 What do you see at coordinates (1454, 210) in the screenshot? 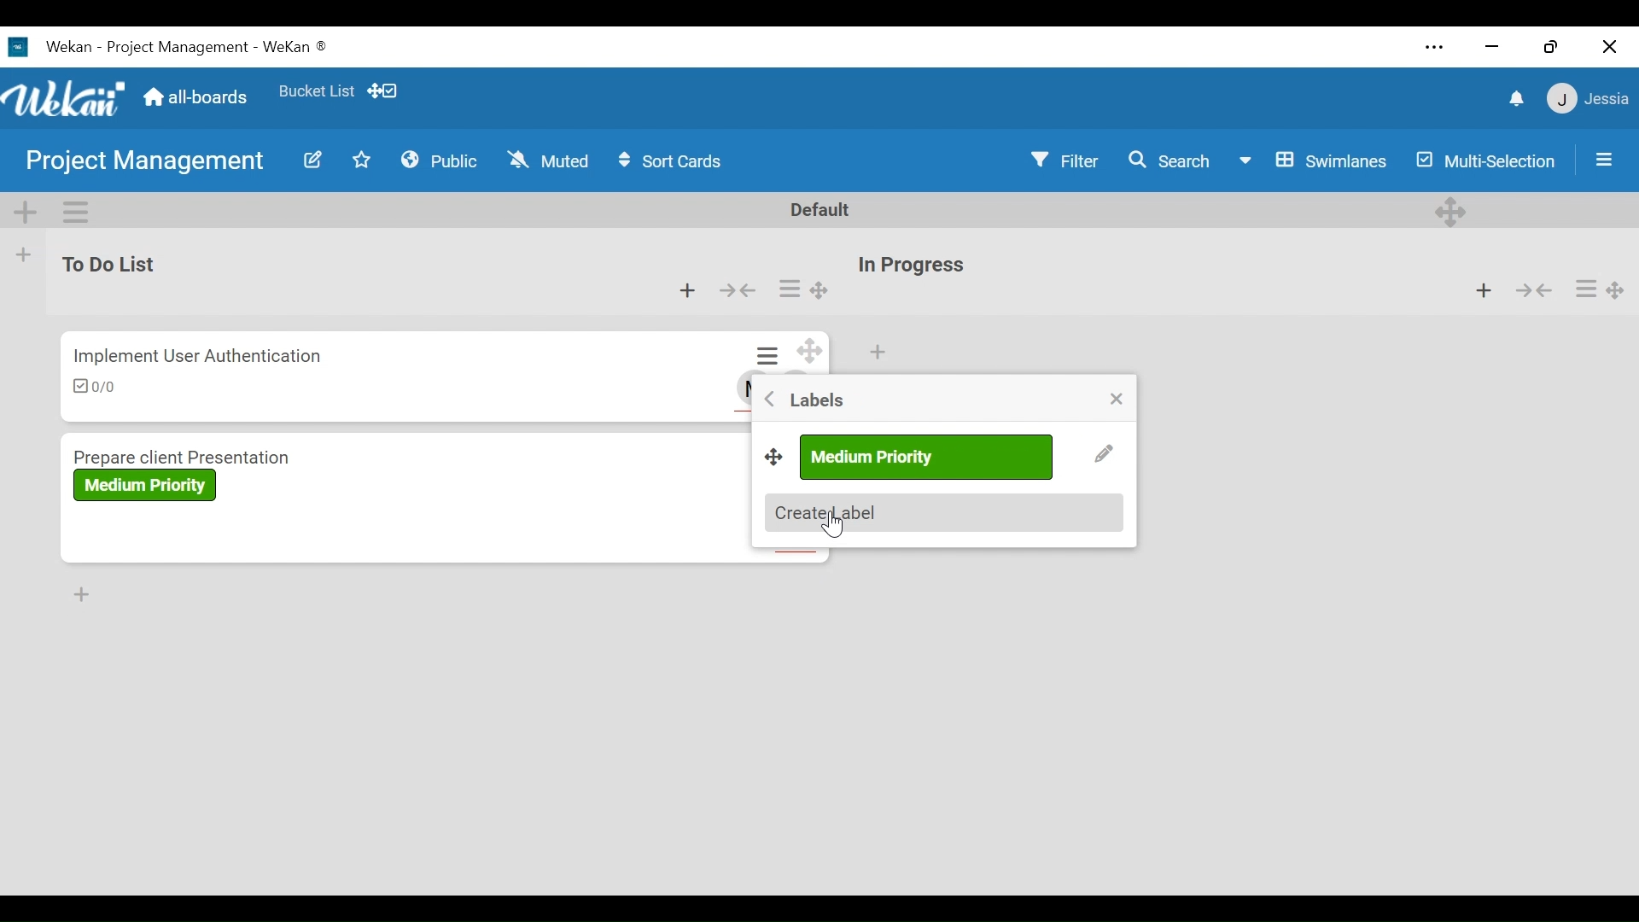
I see `Desktop drag handles` at bounding box center [1454, 210].